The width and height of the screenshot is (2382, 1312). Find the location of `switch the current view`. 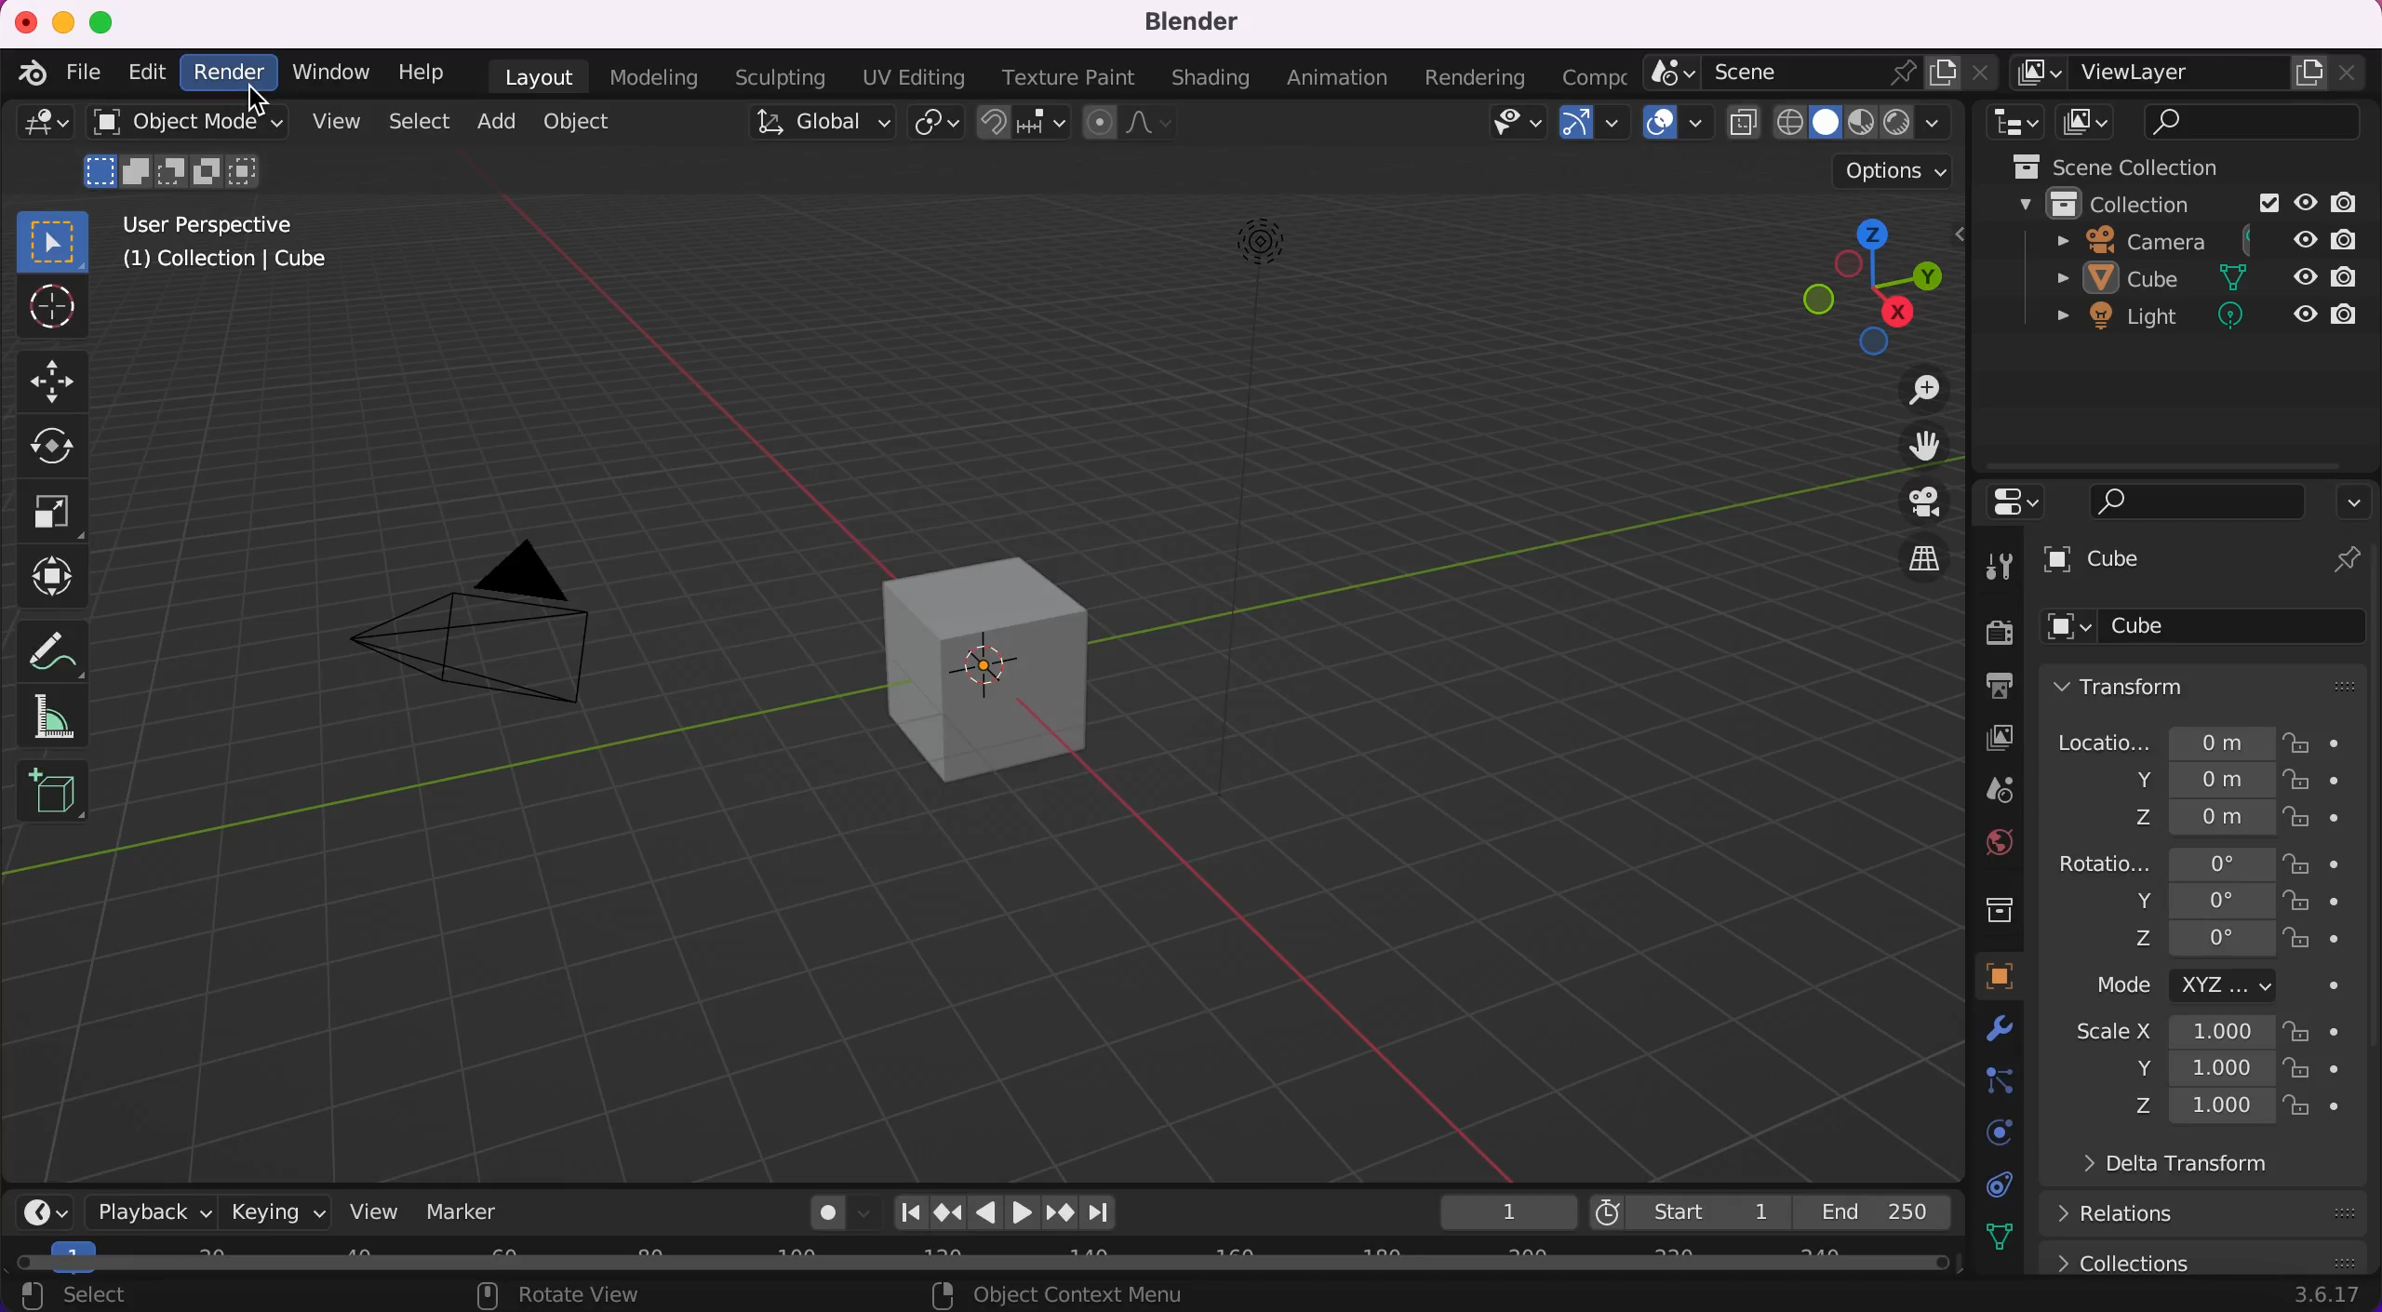

switch the current view is located at coordinates (1920, 555).